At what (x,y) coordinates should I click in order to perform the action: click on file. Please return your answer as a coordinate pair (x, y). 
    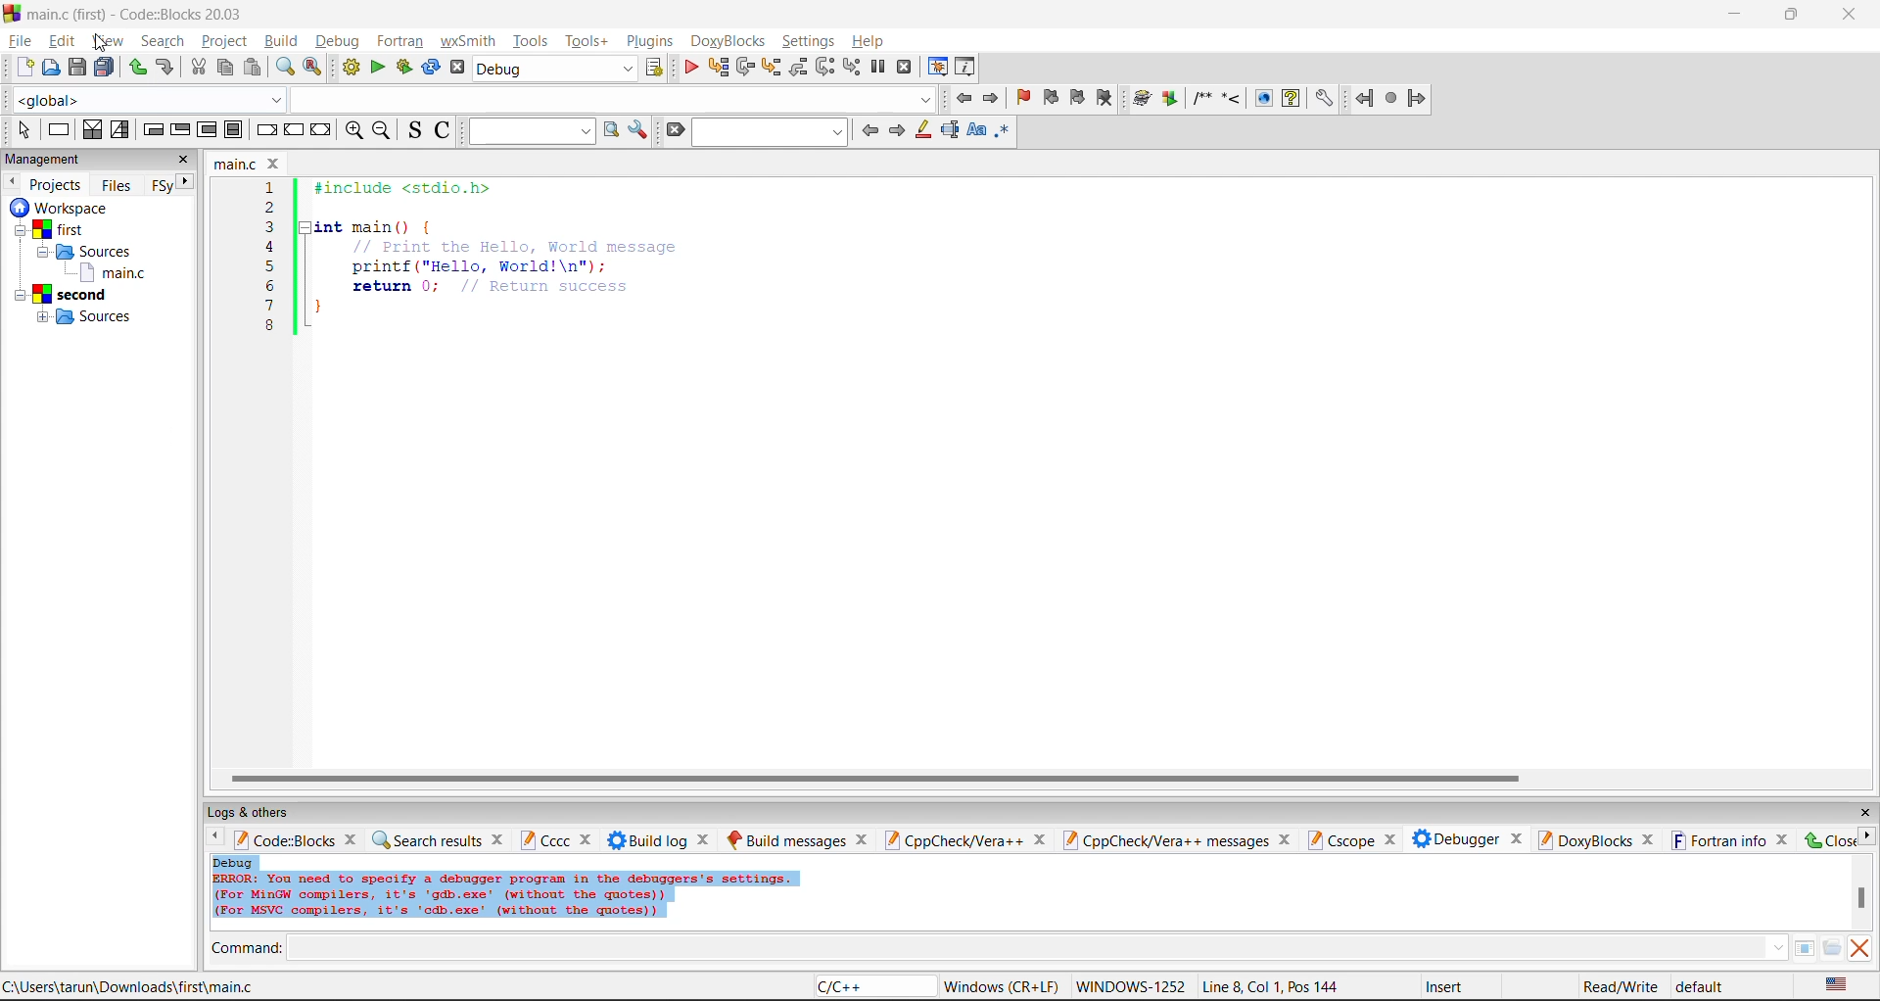
    Looking at the image, I should click on (20, 41).